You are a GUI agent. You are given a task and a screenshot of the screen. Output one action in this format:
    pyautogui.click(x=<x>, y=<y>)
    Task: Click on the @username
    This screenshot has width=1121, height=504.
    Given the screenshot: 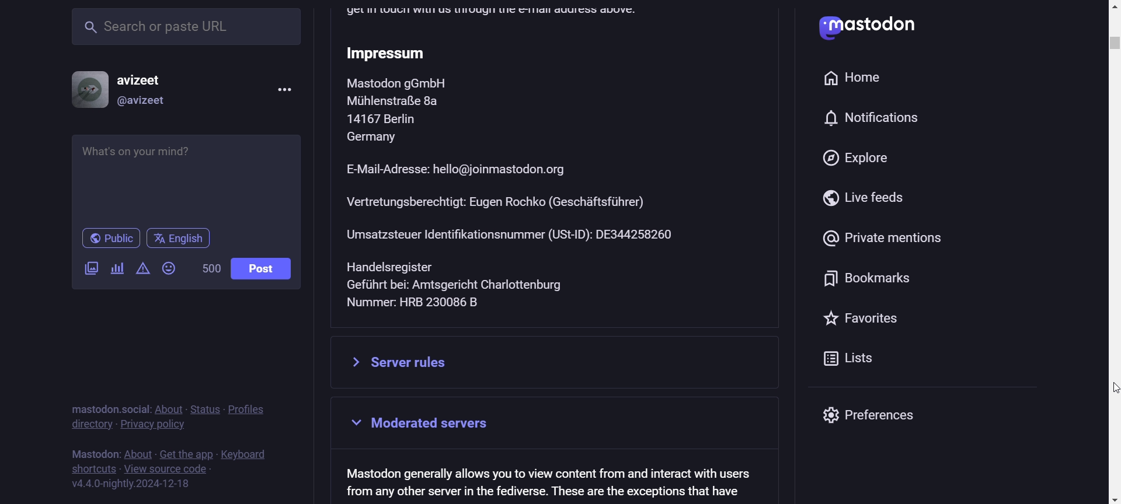 What is the action you would take?
    pyautogui.click(x=142, y=103)
    